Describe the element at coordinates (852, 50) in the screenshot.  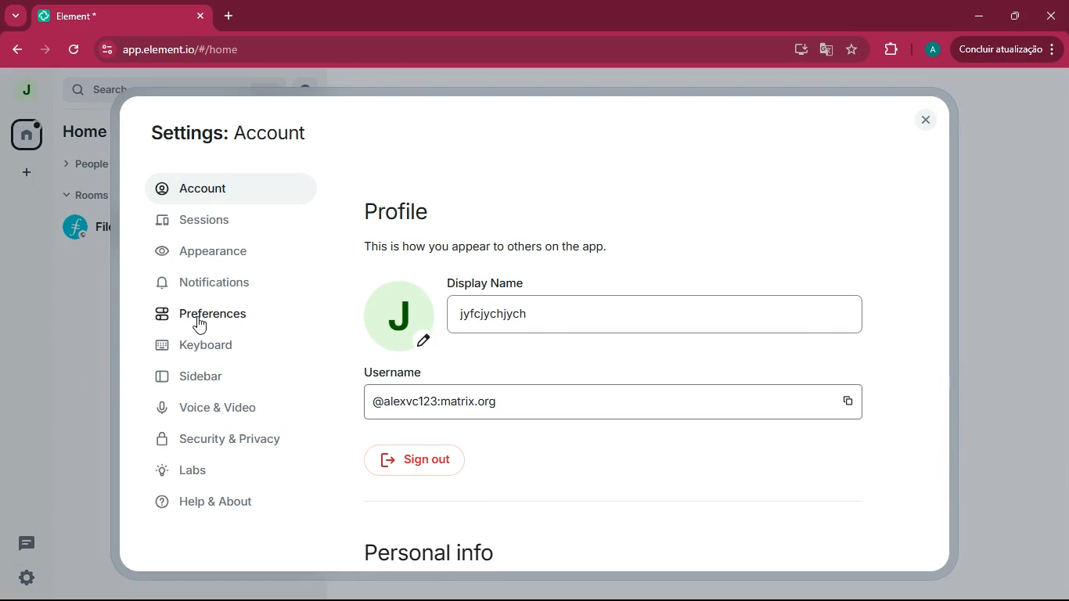
I see `favourite` at that location.